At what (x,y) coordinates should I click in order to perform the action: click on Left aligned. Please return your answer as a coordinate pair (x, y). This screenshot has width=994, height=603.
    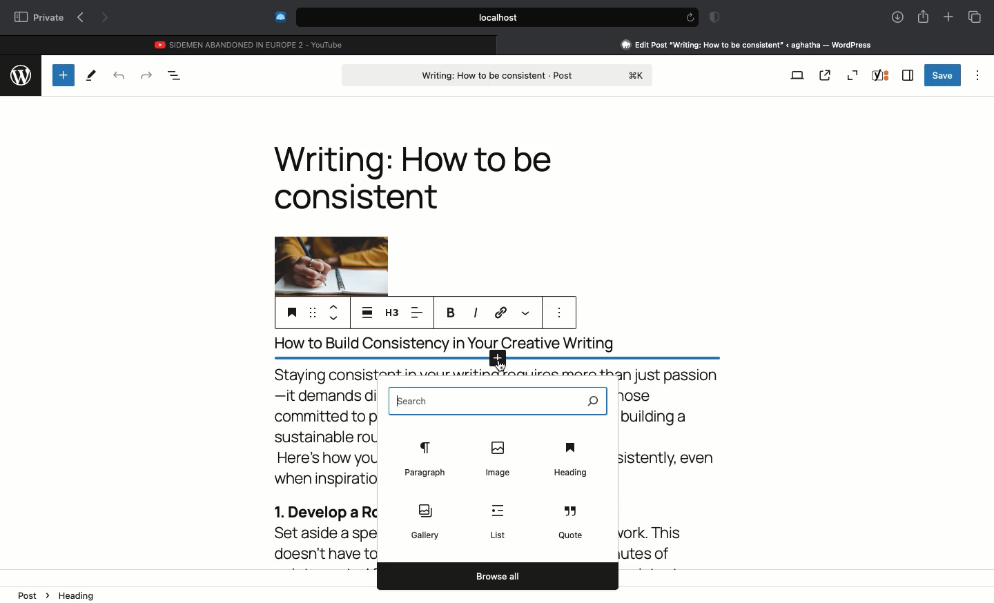
    Looking at the image, I should click on (416, 313).